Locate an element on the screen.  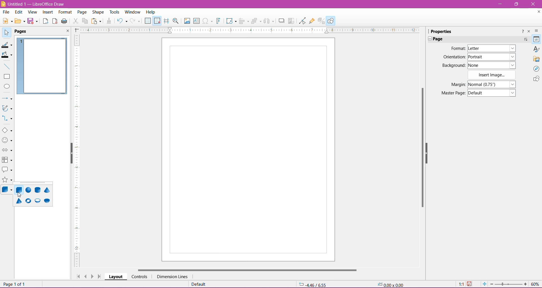
Vertical Scroll Bar is located at coordinates (421, 146).